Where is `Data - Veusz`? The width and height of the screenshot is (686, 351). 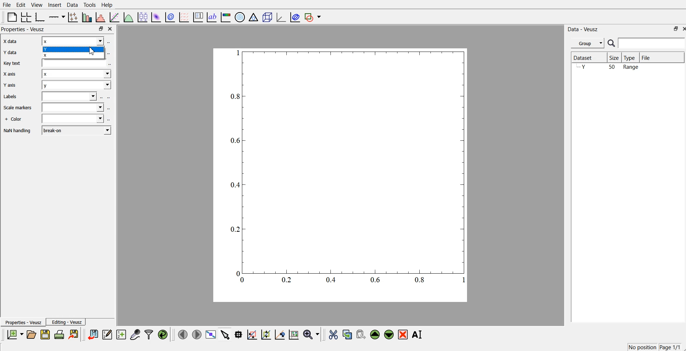
Data - Veusz is located at coordinates (583, 29).